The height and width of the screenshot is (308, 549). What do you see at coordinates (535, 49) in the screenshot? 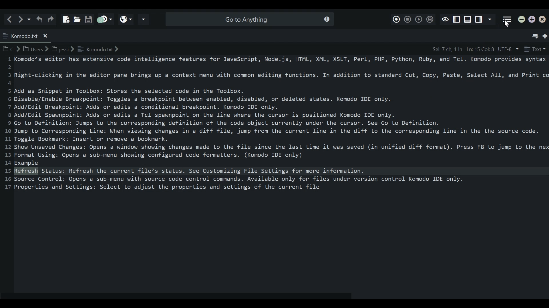
I see `File Type` at bounding box center [535, 49].